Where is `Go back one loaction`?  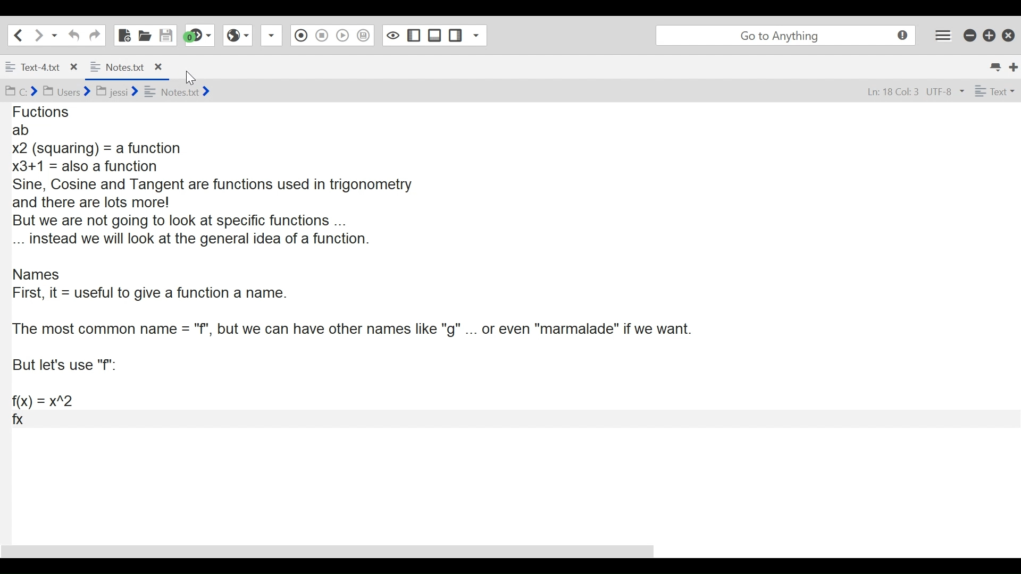
Go back one loaction is located at coordinates (18, 35).